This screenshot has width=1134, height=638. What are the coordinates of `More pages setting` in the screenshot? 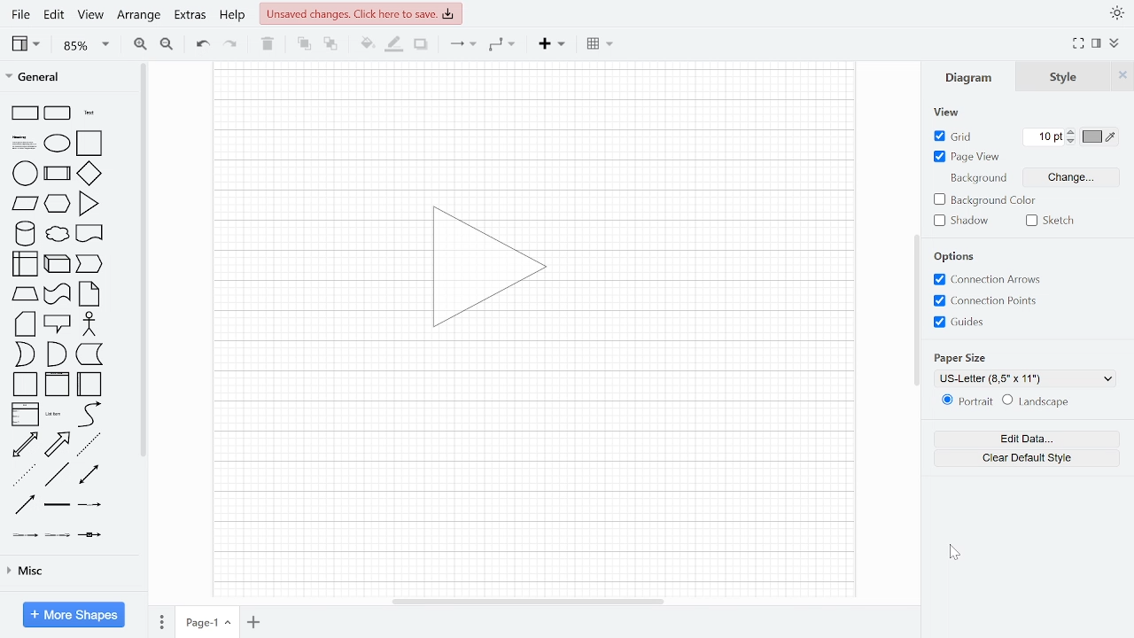 It's located at (162, 621).